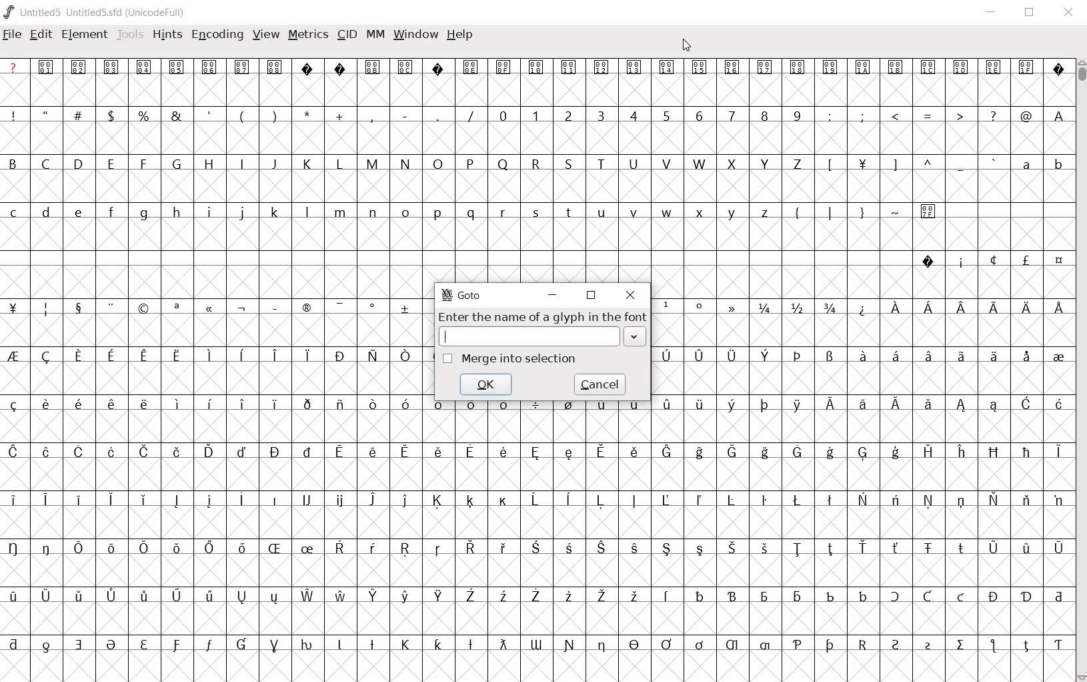  Describe the element at coordinates (893, 356) in the screenshot. I see `Symbol` at that location.